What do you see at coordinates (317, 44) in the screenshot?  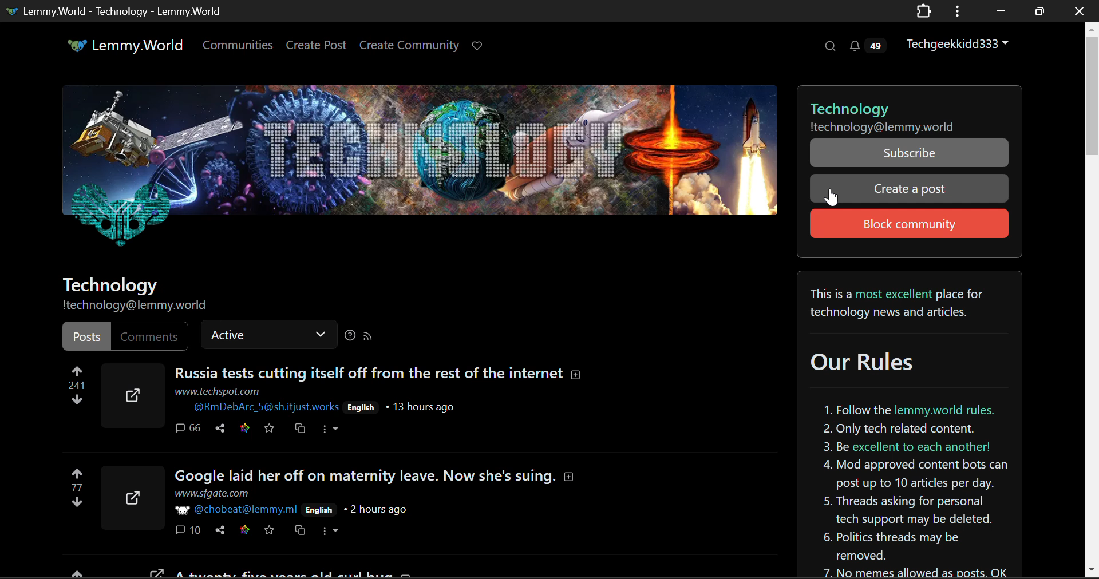 I see `Create Post Page Link` at bounding box center [317, 44].